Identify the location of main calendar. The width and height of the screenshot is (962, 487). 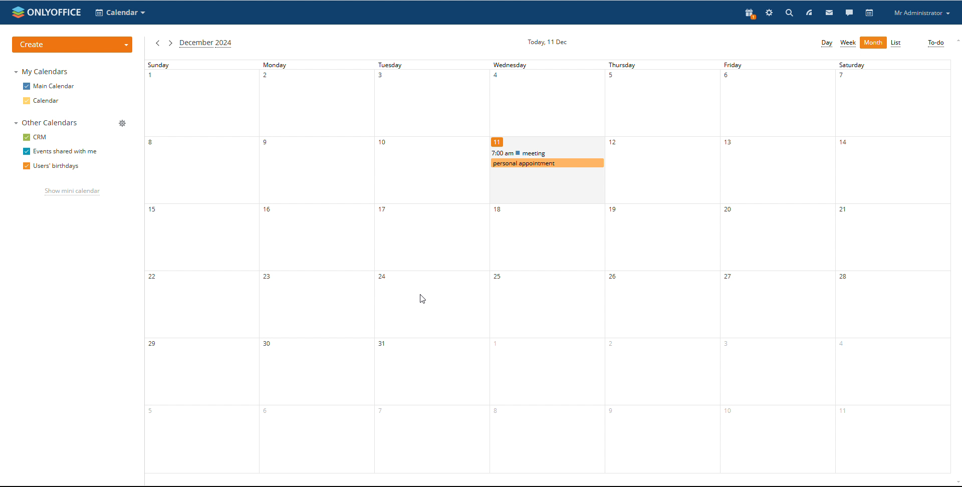
(51, 85).